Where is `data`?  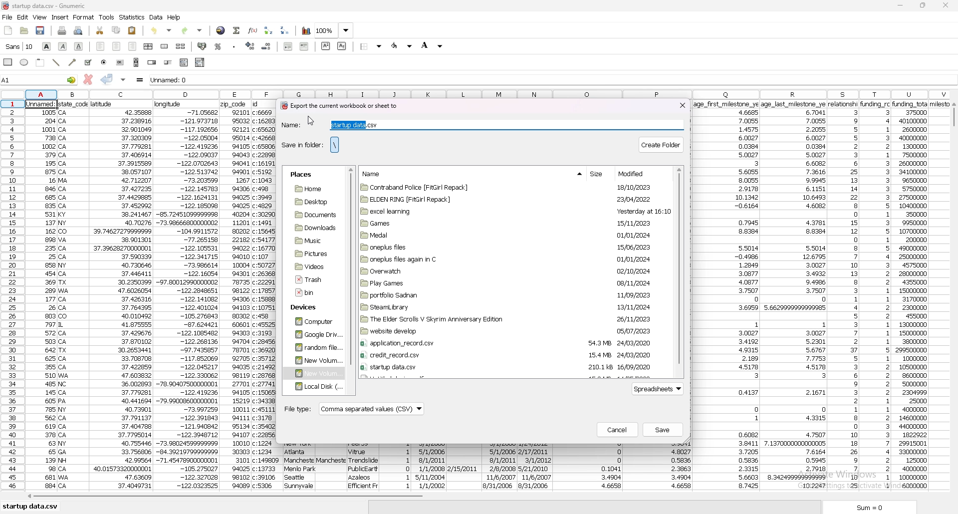
data is located at coordinates (500, 467).